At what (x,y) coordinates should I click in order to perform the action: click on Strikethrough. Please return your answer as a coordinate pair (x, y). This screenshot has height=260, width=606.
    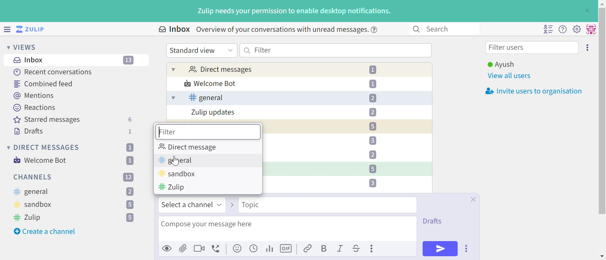
    Looking at the image, I should click on (357, 249).